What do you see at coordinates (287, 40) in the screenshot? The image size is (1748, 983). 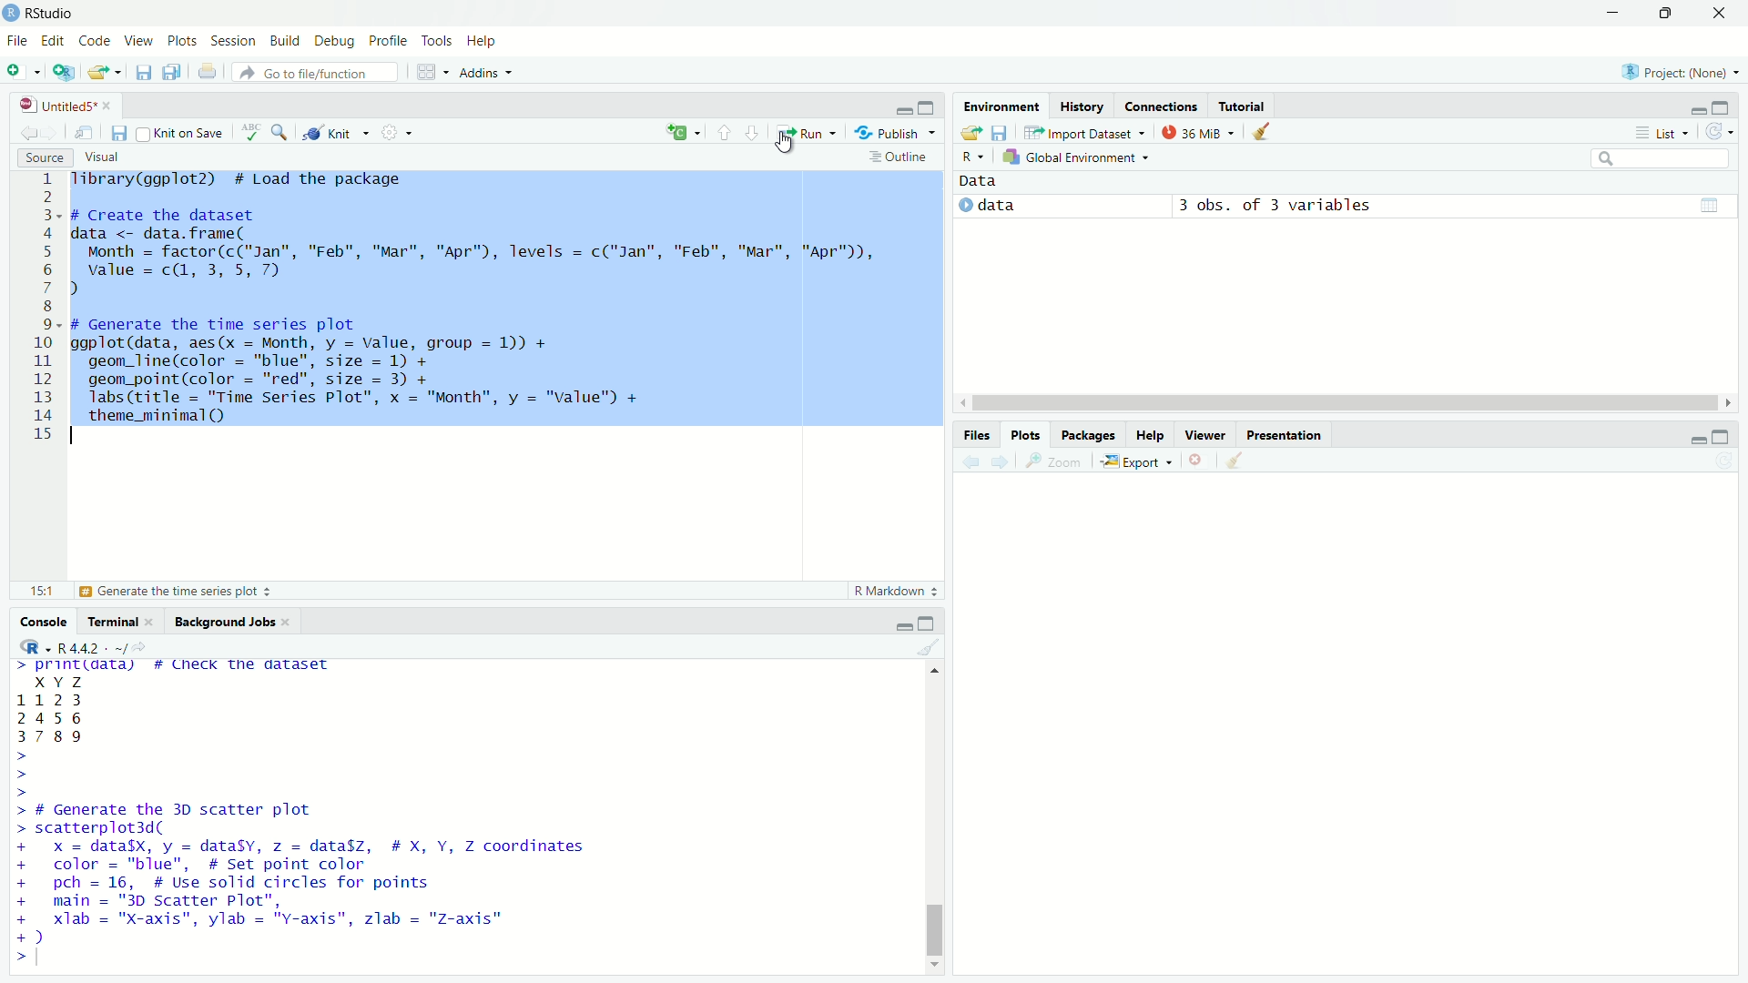 I see `build` at bounding box center [287, 40].